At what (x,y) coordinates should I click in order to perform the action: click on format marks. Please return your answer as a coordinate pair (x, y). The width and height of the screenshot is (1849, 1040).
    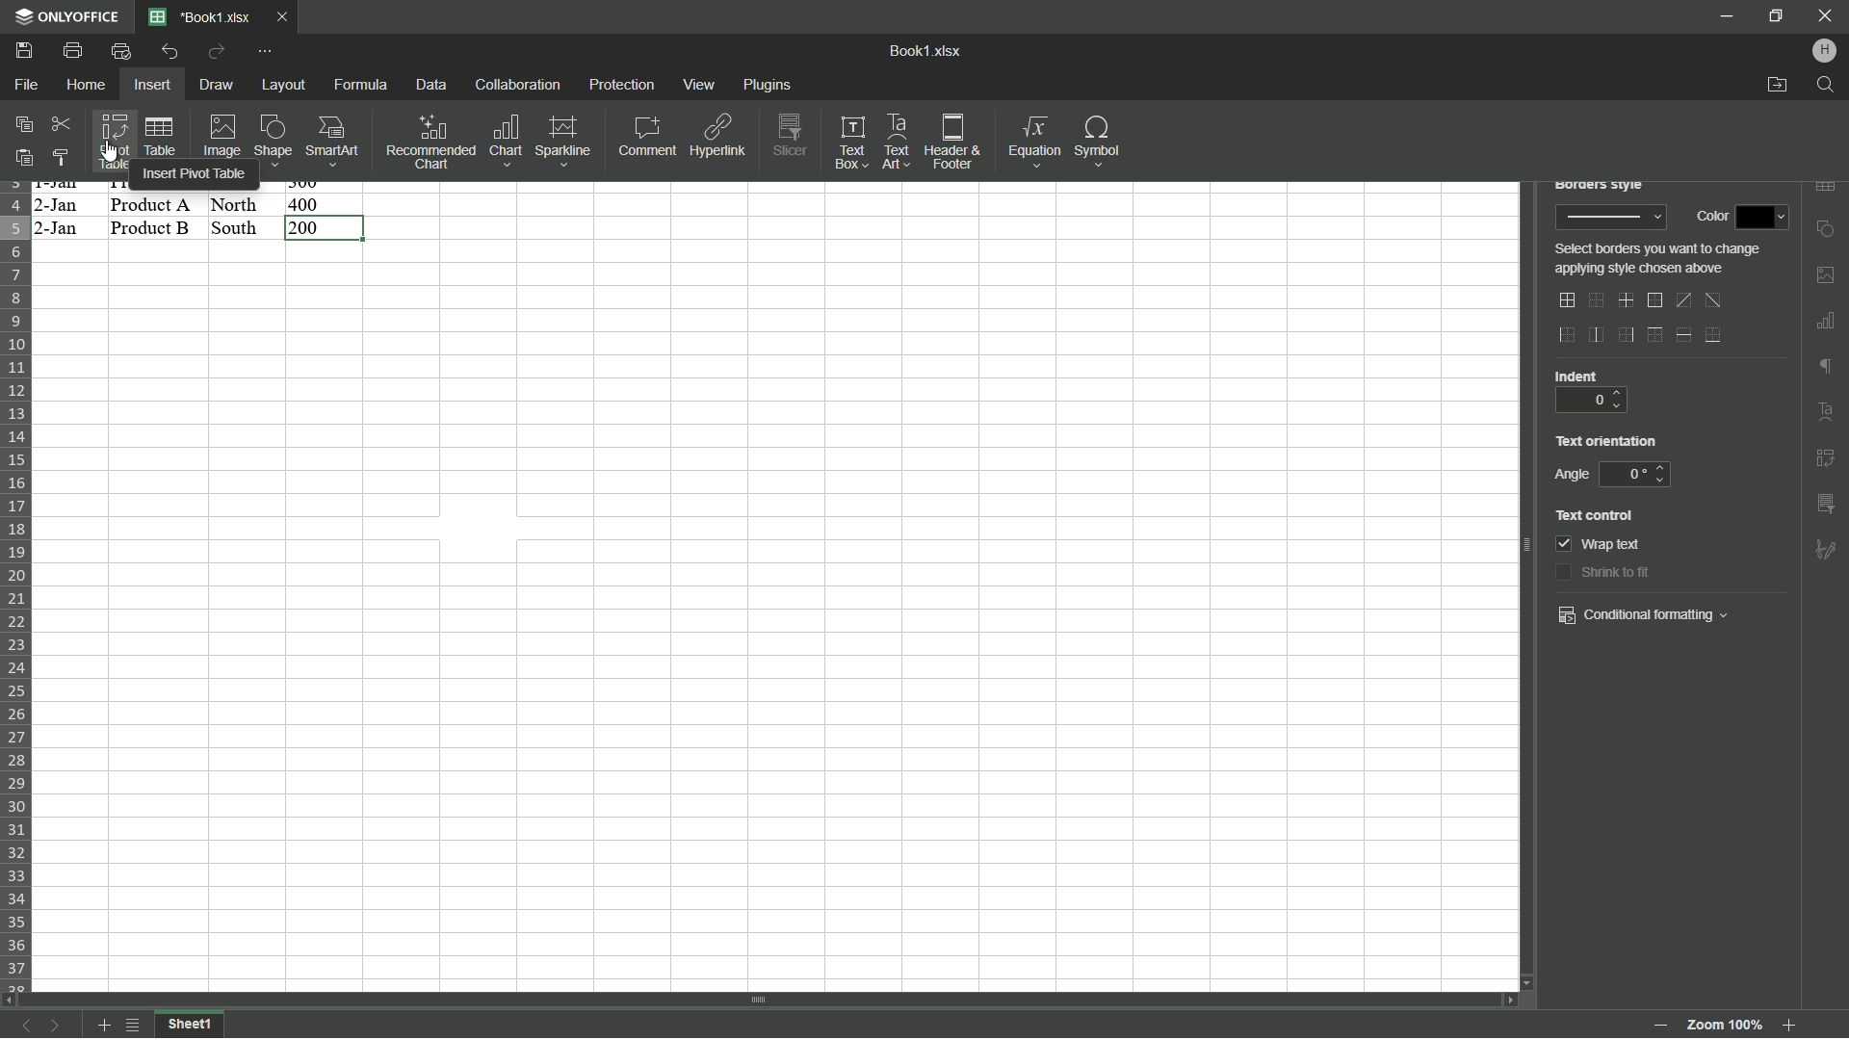
    Looking at the image, I should click on (1826, 369).